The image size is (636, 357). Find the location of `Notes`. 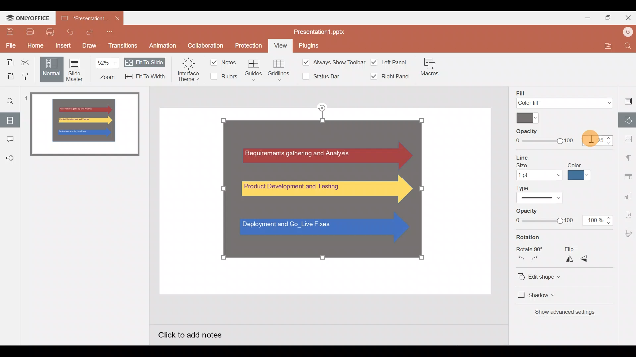

Notes is located at coordinates (224, 61).